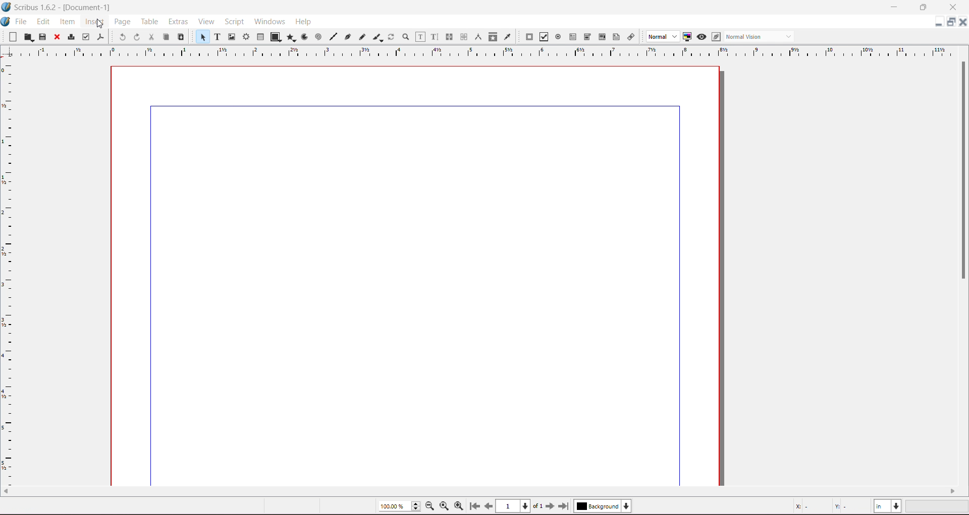  What do you see at coordinates (63, 8) in the screenshot?
I see `Application Name, Version - Document Title` at bounding box center [63, 8].